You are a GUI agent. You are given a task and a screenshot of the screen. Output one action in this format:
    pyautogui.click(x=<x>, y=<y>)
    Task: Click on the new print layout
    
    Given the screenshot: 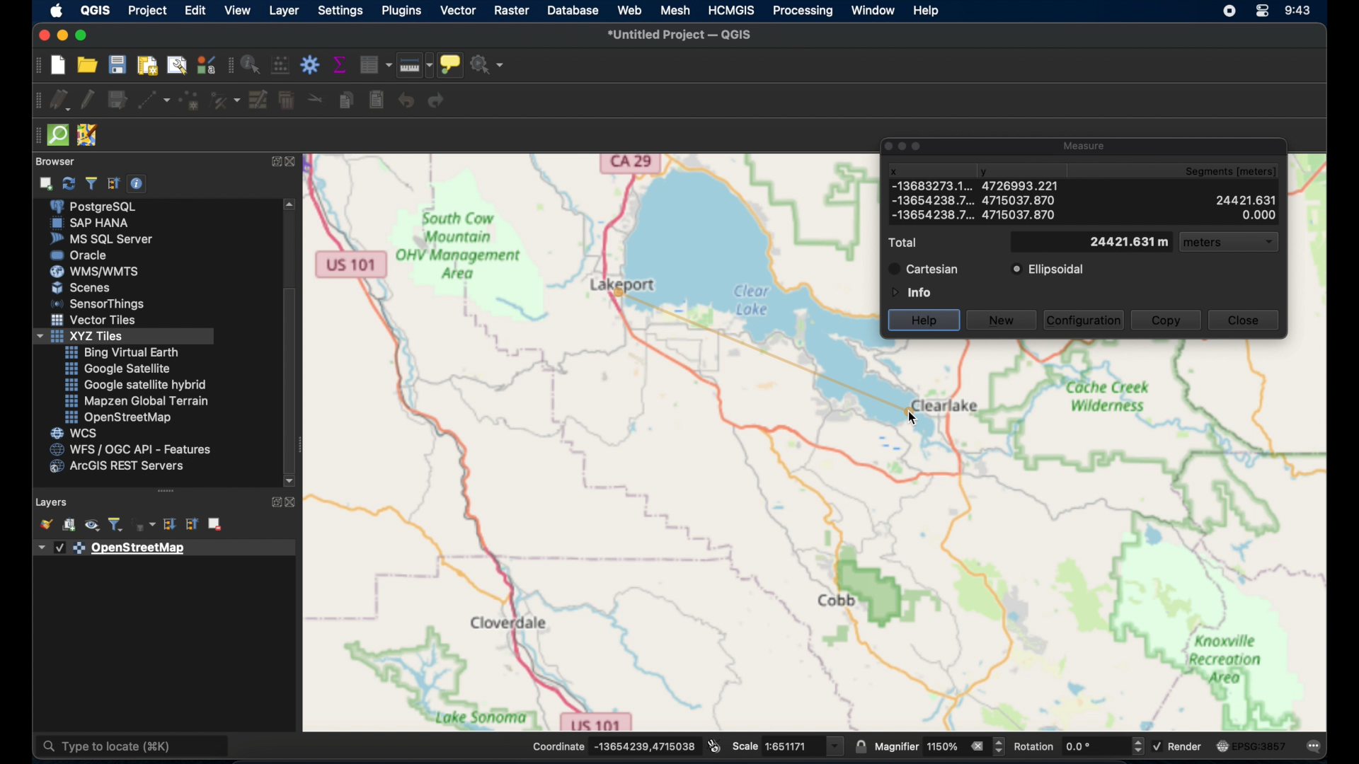 What is the action you would take?
    pyautogui.click(x=149, y=65)
    